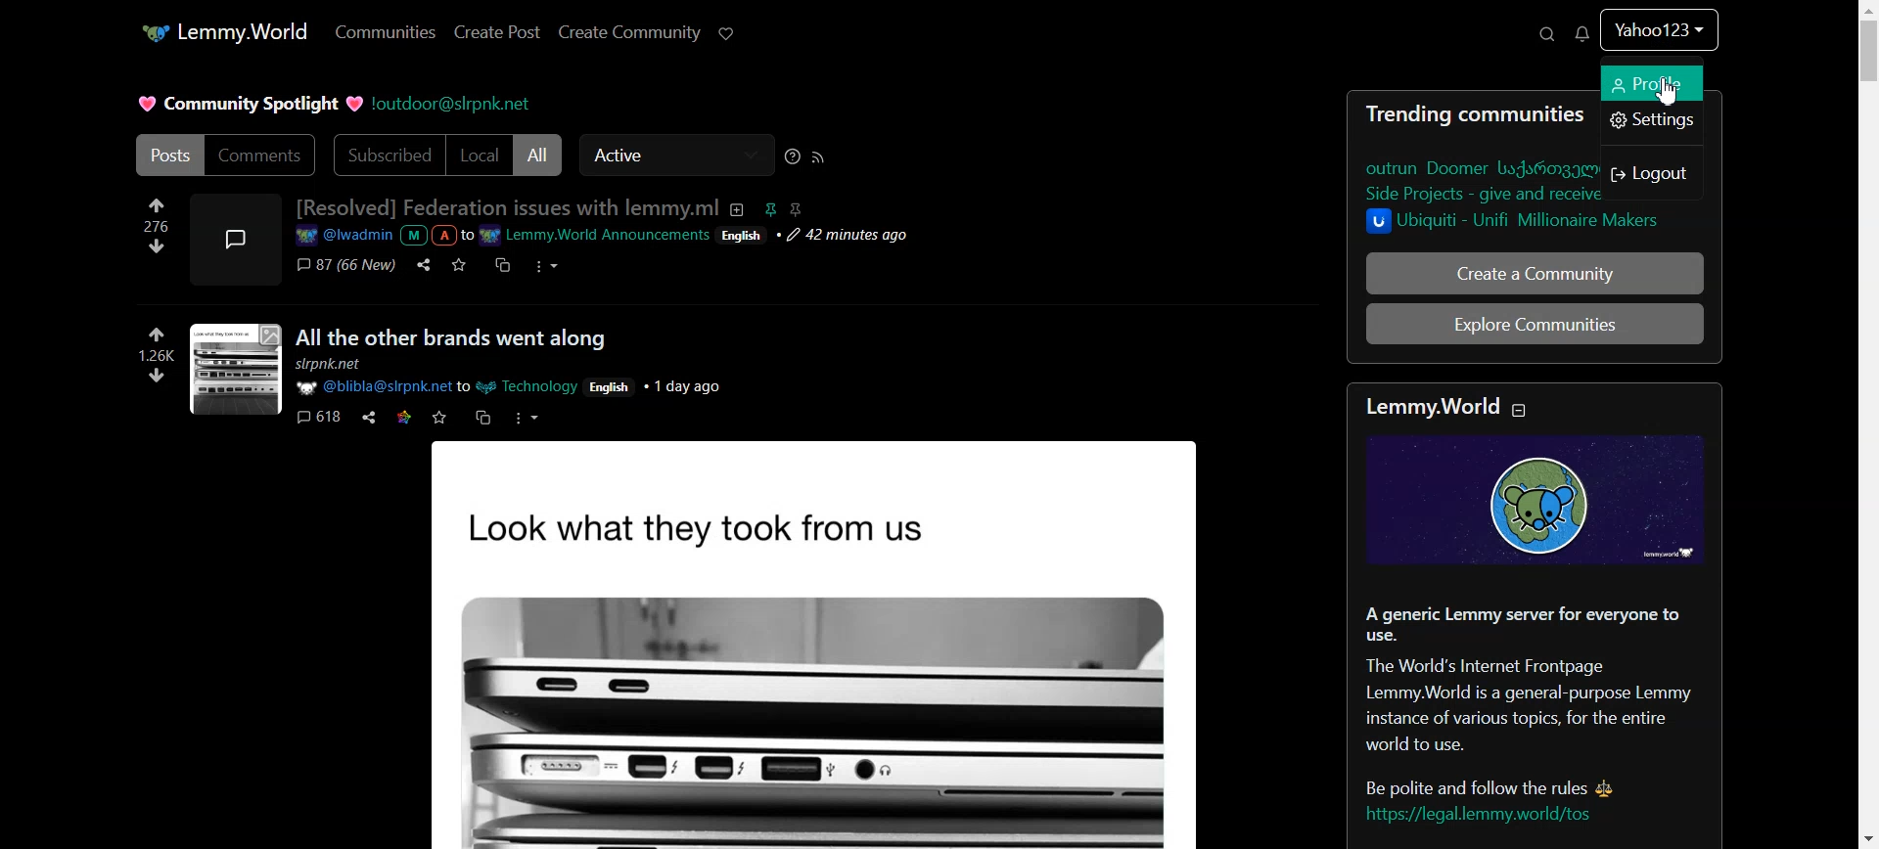  Describe the element at coordinates (499, 264) in the screenshot. I see `Copy` at that location.